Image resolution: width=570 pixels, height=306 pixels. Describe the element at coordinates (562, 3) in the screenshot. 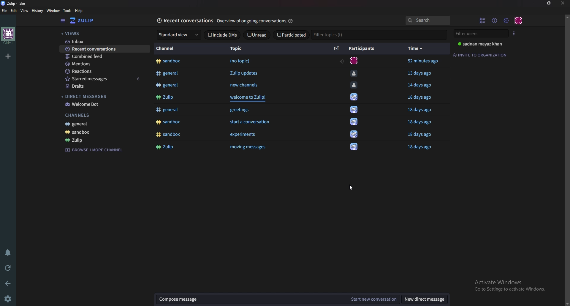

I see `close` at that location.